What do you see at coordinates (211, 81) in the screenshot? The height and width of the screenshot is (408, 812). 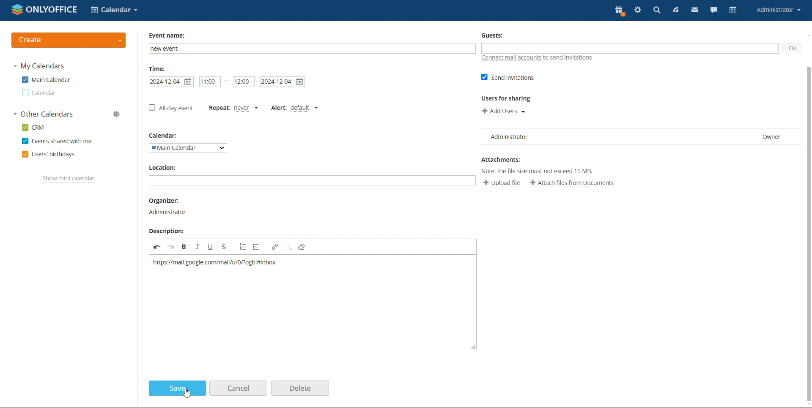 I see `start date` at bounding box center [211, 81].